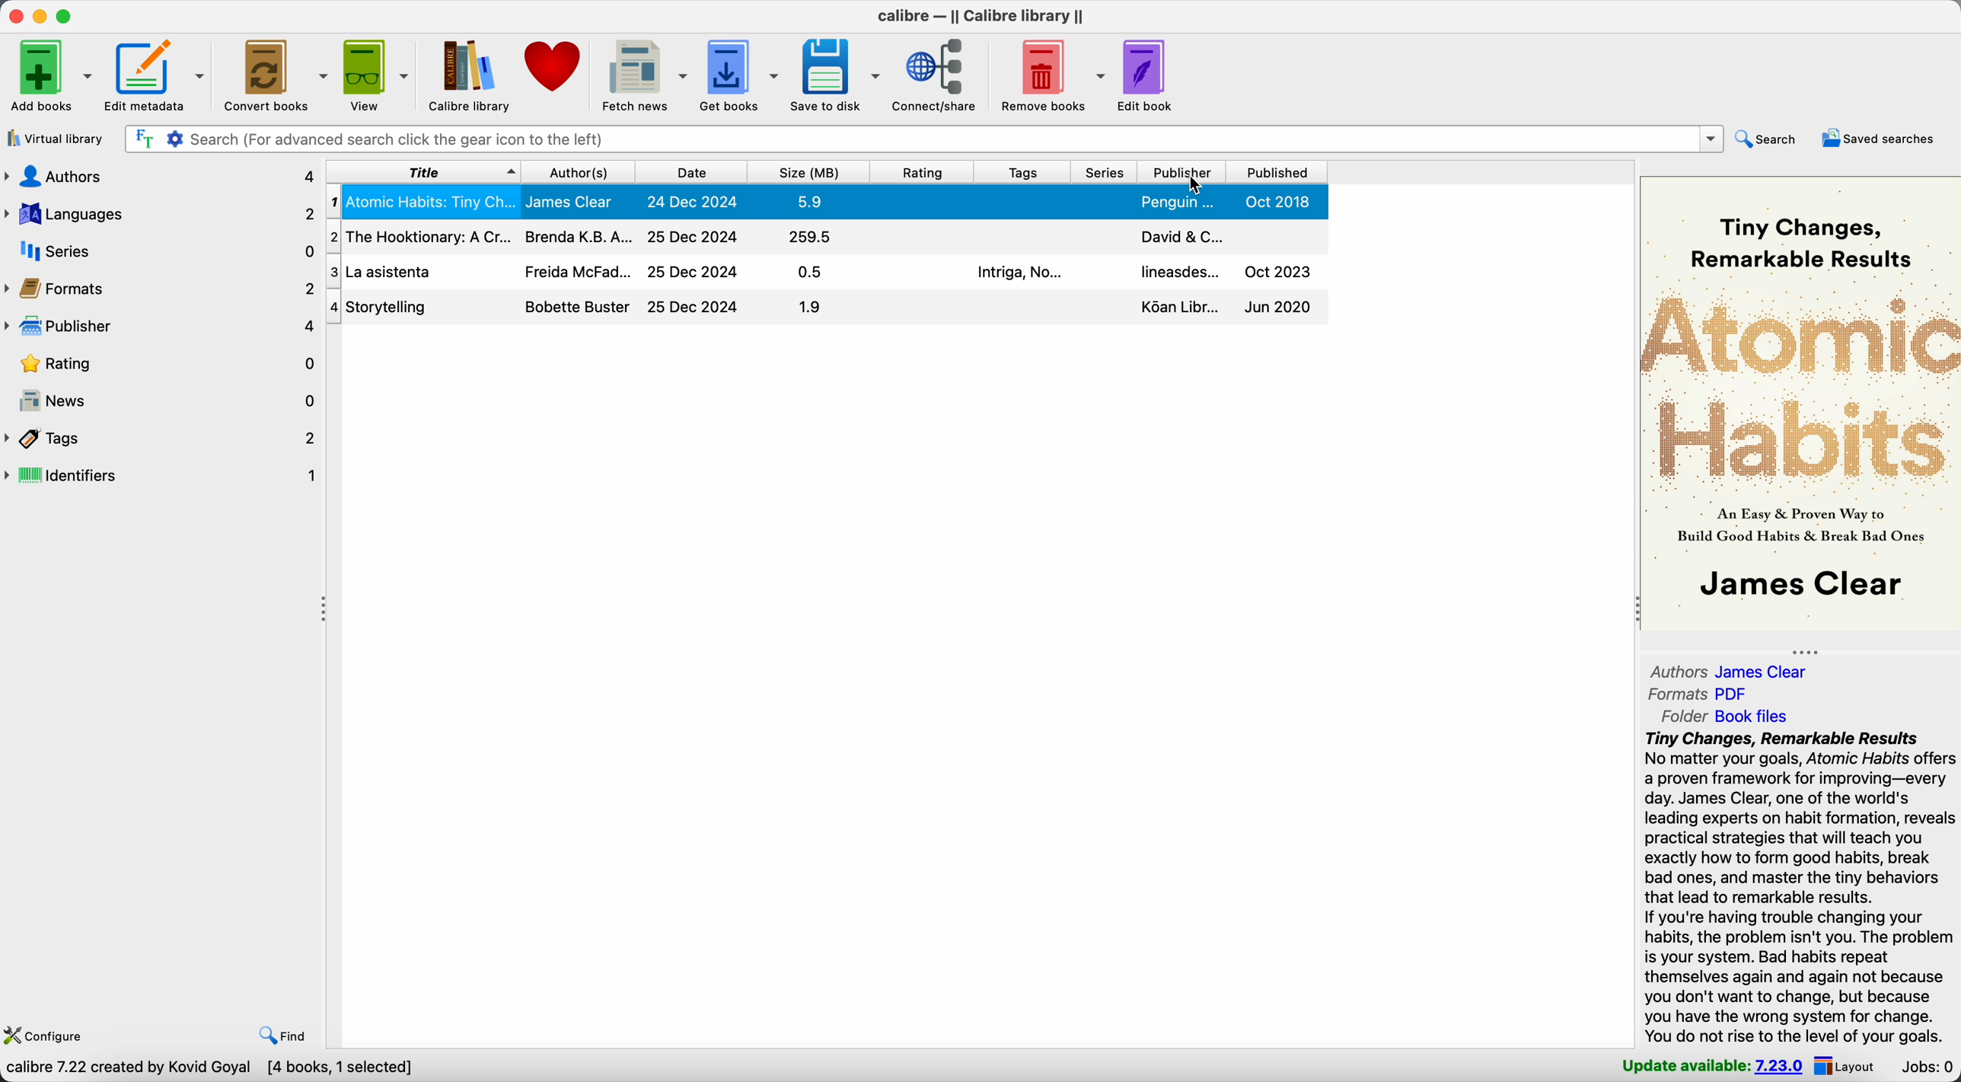 The image size is (1961, 1082). Describe the element at coordinates (159, 366) in the screenshot. I see `rating` at that location.